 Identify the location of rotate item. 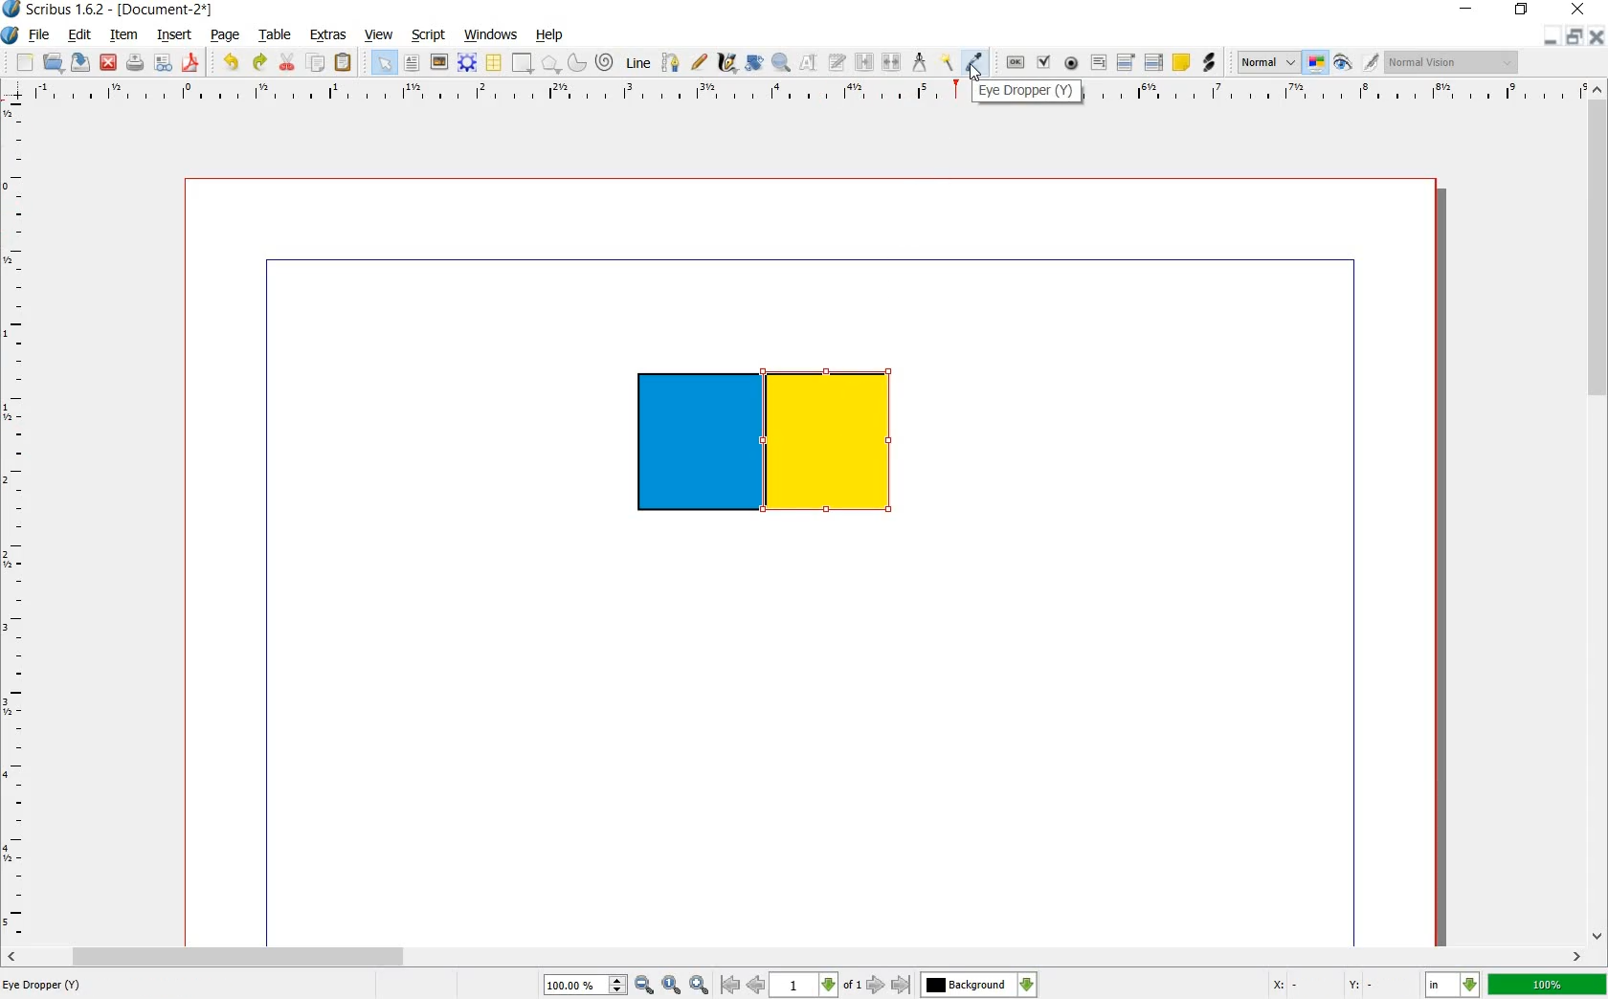
(754, 64).